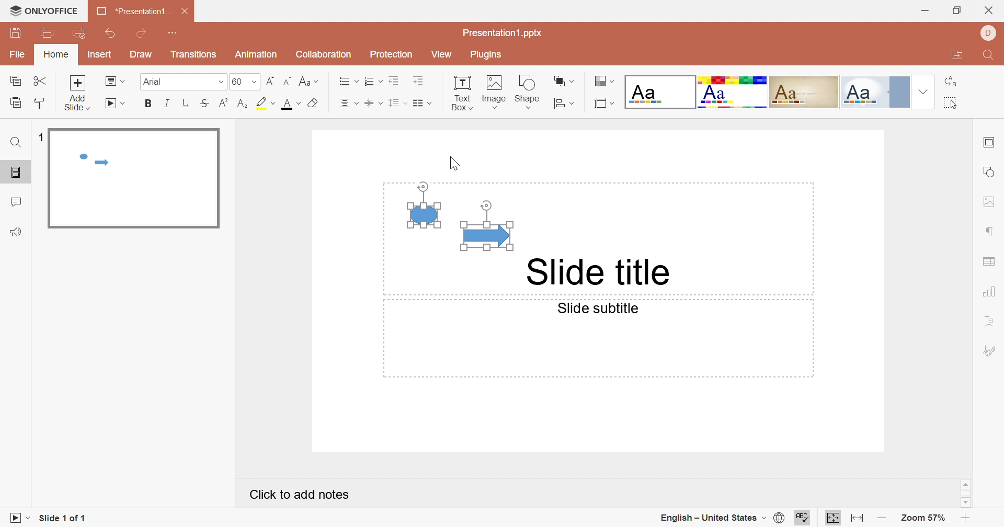  I want to click on Draw, so click(145, 55).